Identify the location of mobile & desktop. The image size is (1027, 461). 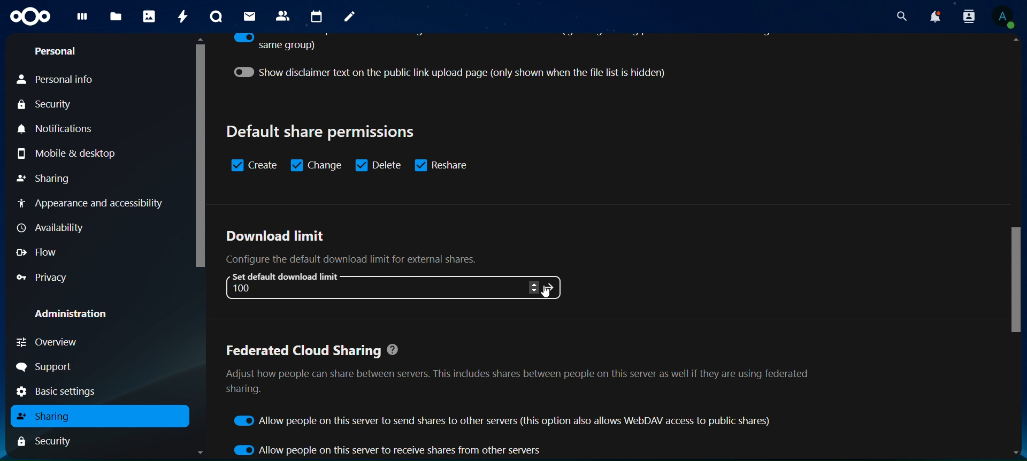
(65, 153).